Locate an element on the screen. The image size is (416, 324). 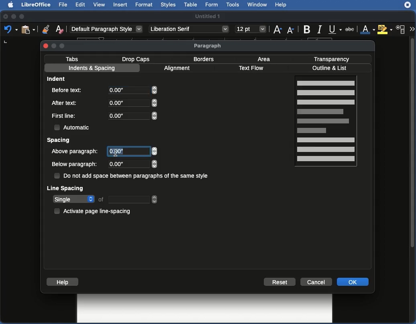
Untitled 1 is located at coordinates (208, 16).